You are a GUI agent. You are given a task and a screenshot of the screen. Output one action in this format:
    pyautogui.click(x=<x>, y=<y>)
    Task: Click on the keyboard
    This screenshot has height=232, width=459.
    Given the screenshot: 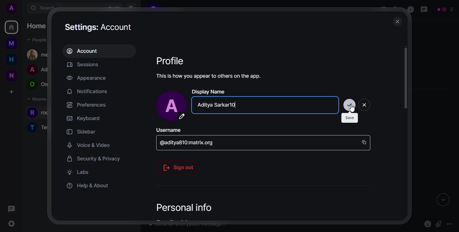 What is the action you would take?
    pyautogui.click(x=83, y=118)
    